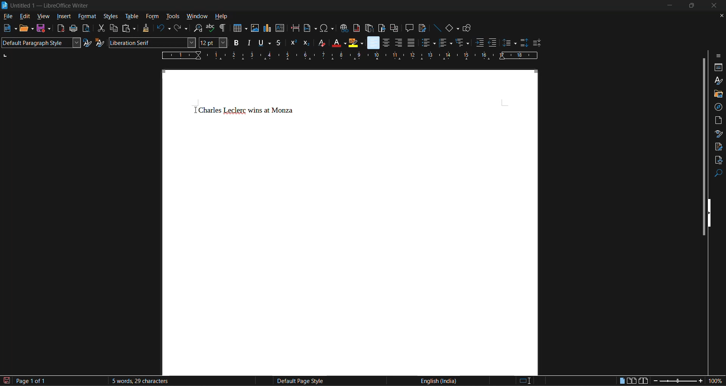  What do you see at coordinates (100, 42) in the screenshot?
I see `new style from selection` at bounding box center [100, 42].